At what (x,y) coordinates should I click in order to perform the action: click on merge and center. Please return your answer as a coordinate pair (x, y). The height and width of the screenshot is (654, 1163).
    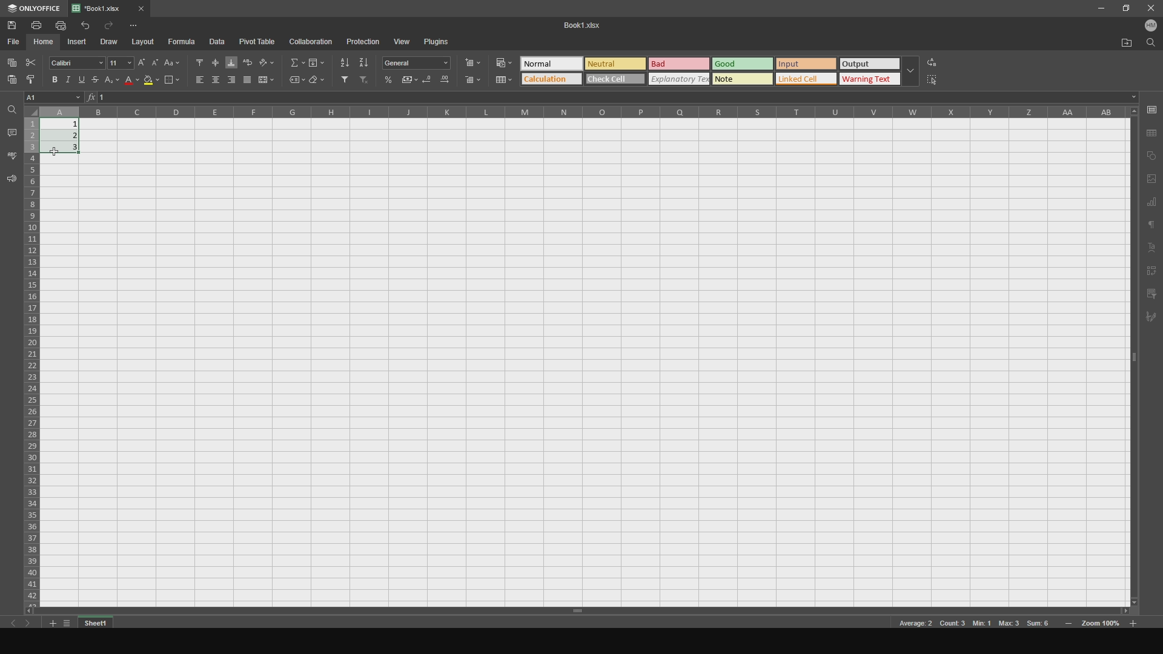
    Looking at the image, I should click on (268, 81).